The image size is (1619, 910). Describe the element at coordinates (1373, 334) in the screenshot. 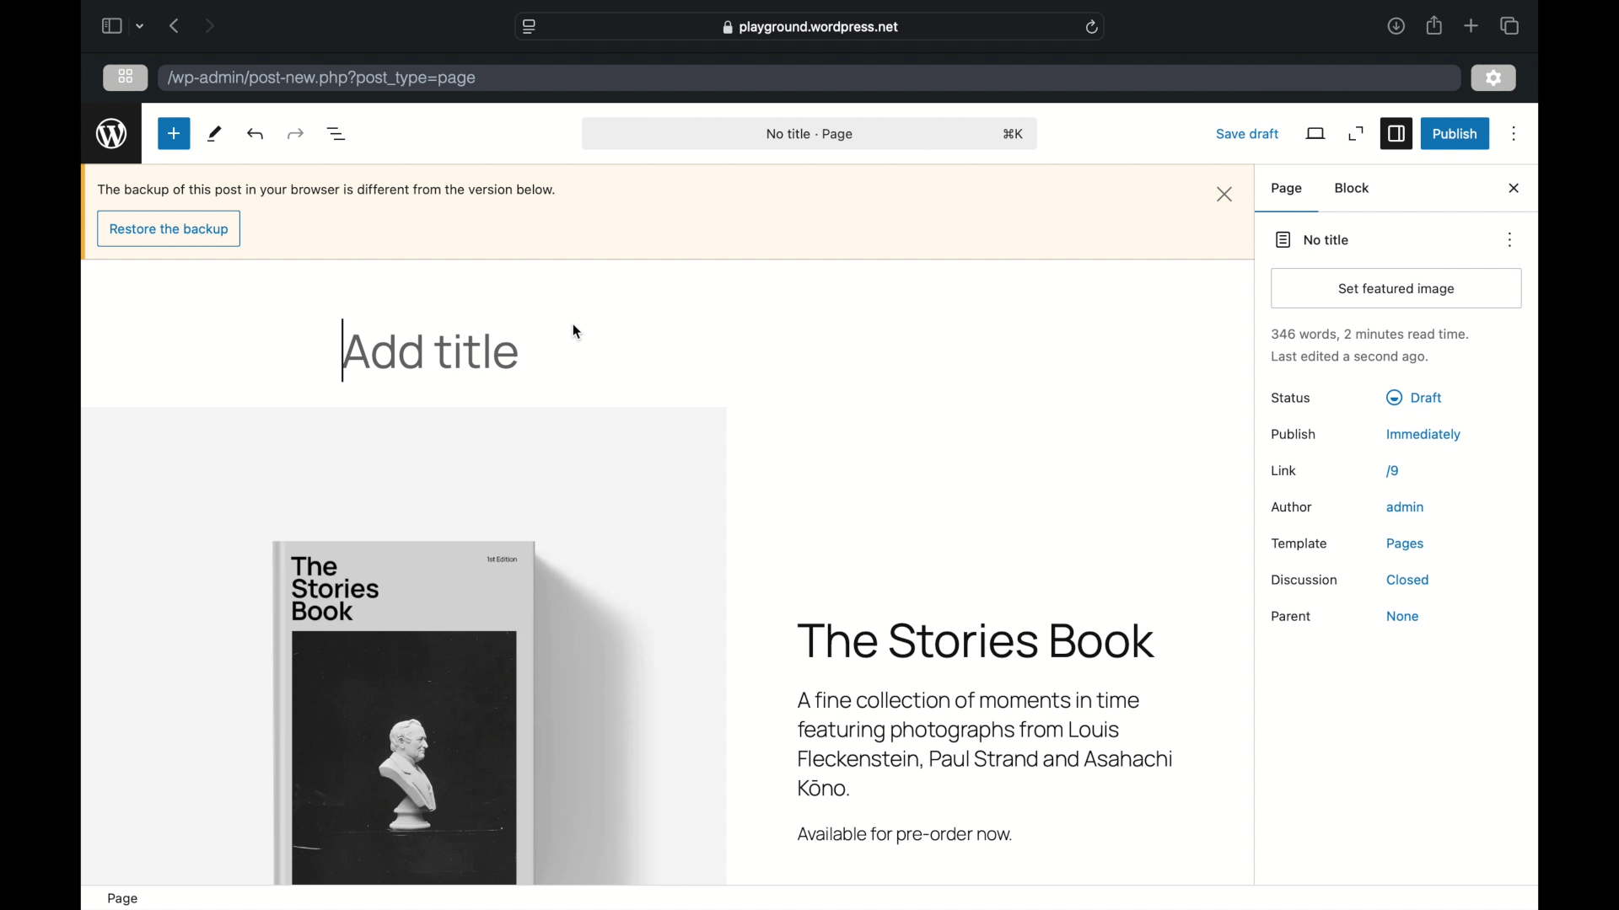

I see `346 words, 2 minutes read time.` at that location.